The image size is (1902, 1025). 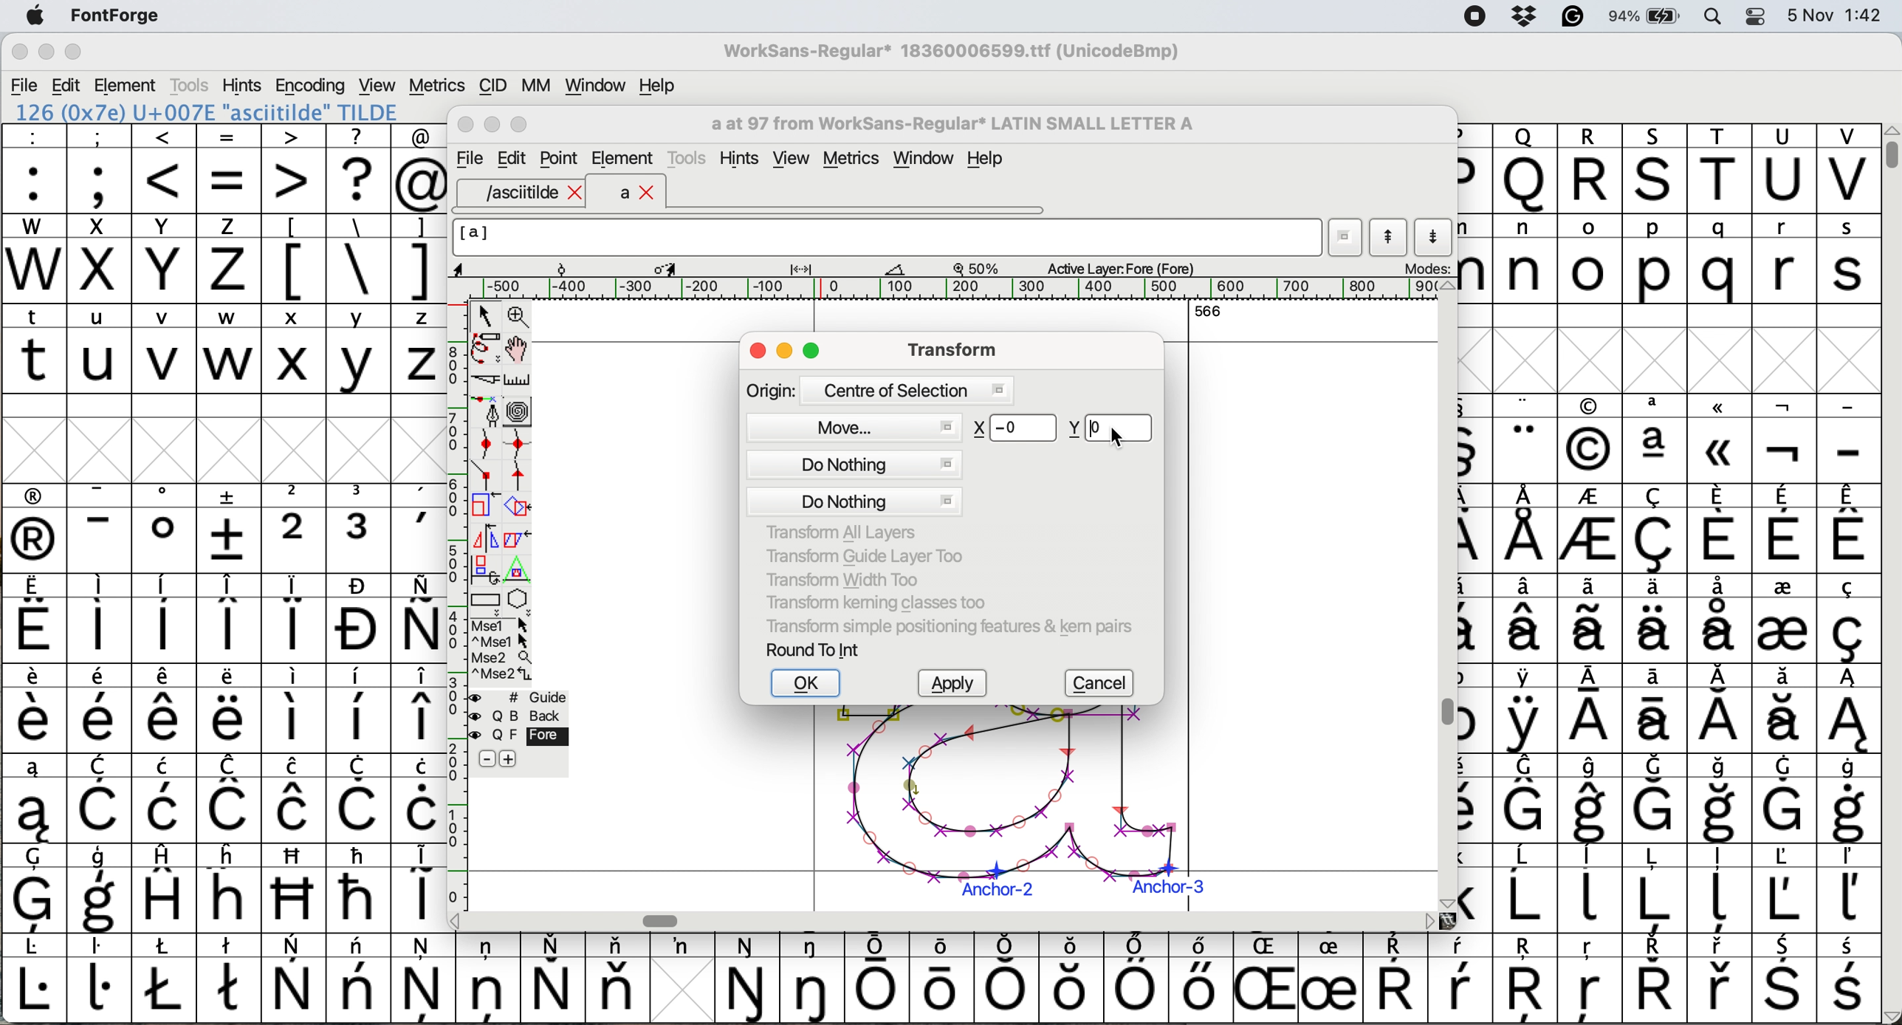 I want to click on symbol, so click(x=422, y=798).